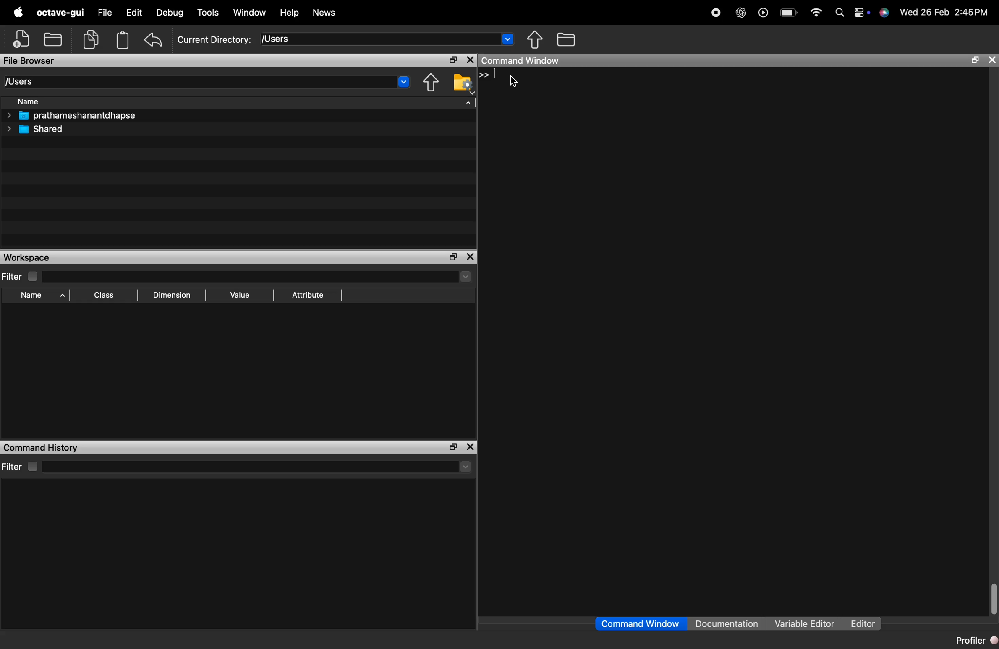  I want to click on Edit, so click(134, 12).